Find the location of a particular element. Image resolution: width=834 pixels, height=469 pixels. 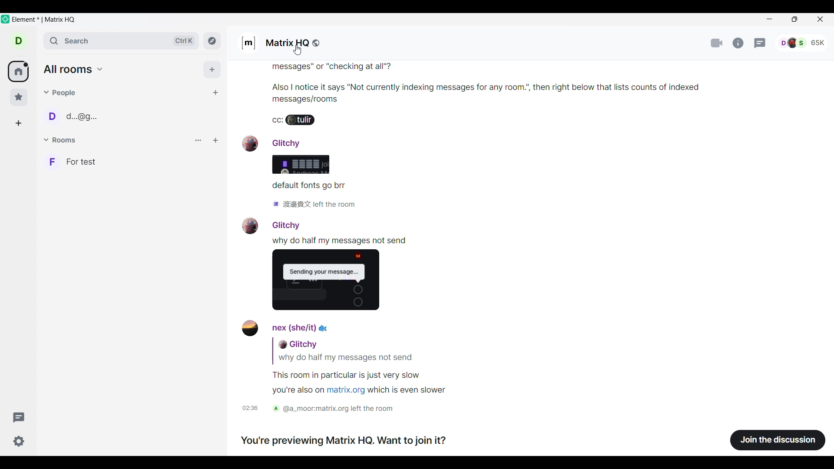

02:36 @a_moor.matrix.org left the room is located at coordinates (326, 410).